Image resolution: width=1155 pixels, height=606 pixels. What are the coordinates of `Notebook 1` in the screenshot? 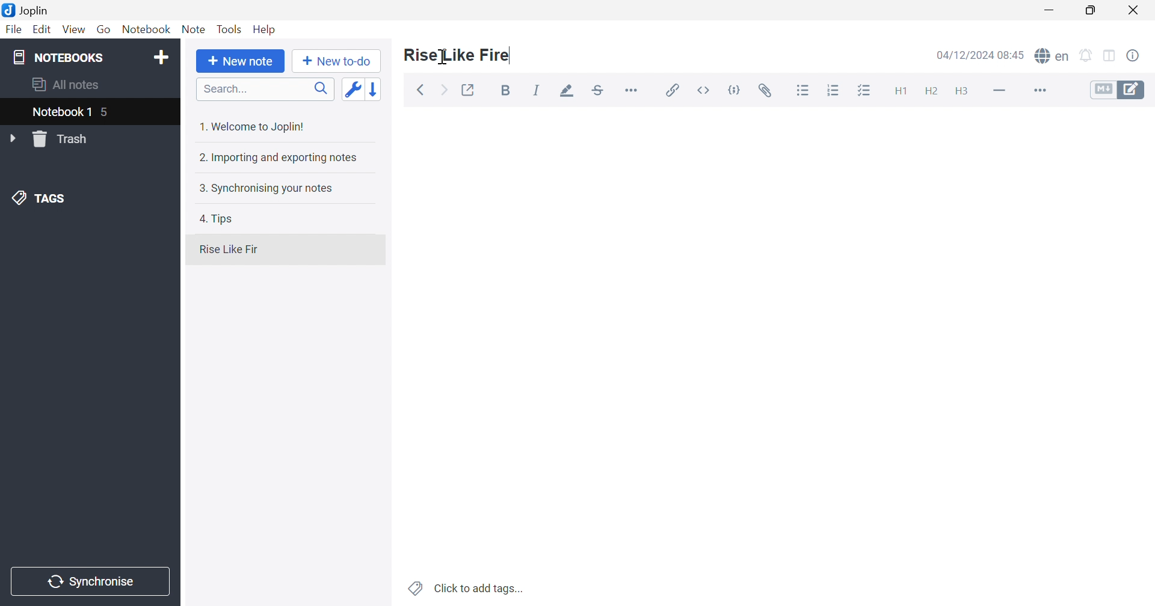 It's located at (60, 114).